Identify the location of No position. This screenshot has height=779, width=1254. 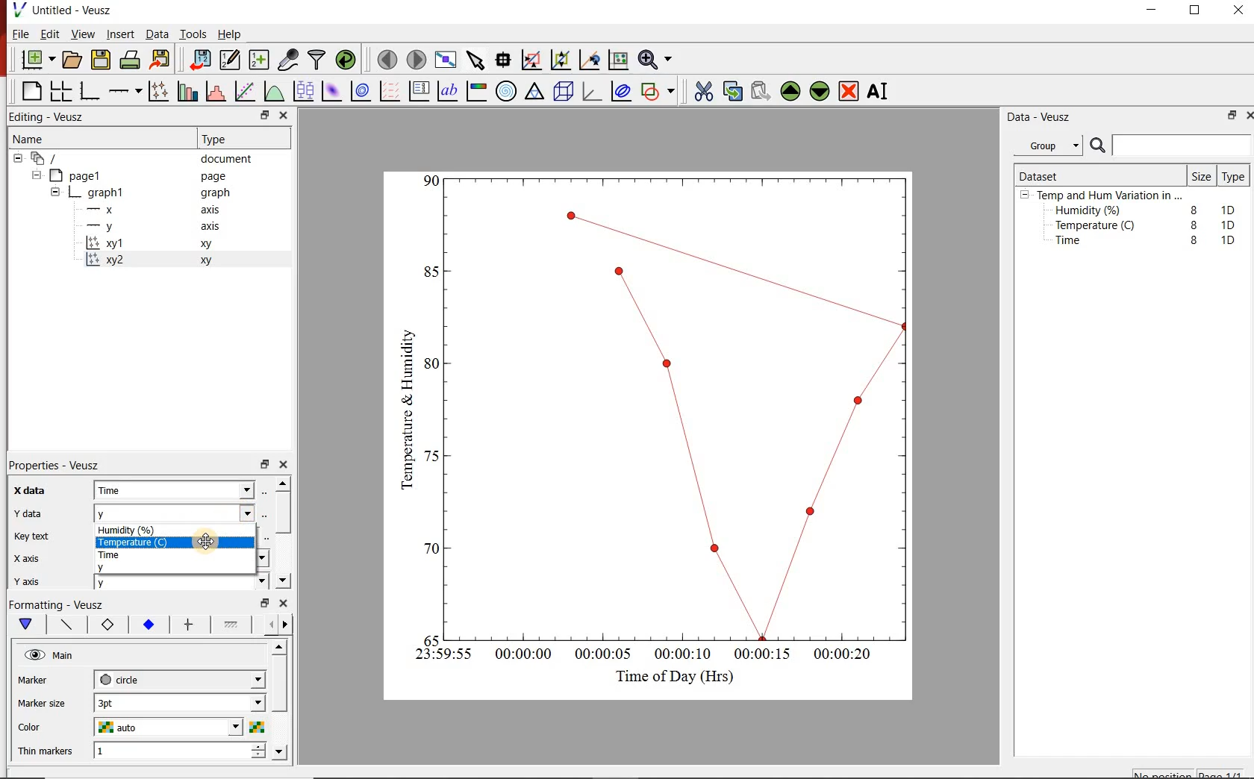
(1163, 774).